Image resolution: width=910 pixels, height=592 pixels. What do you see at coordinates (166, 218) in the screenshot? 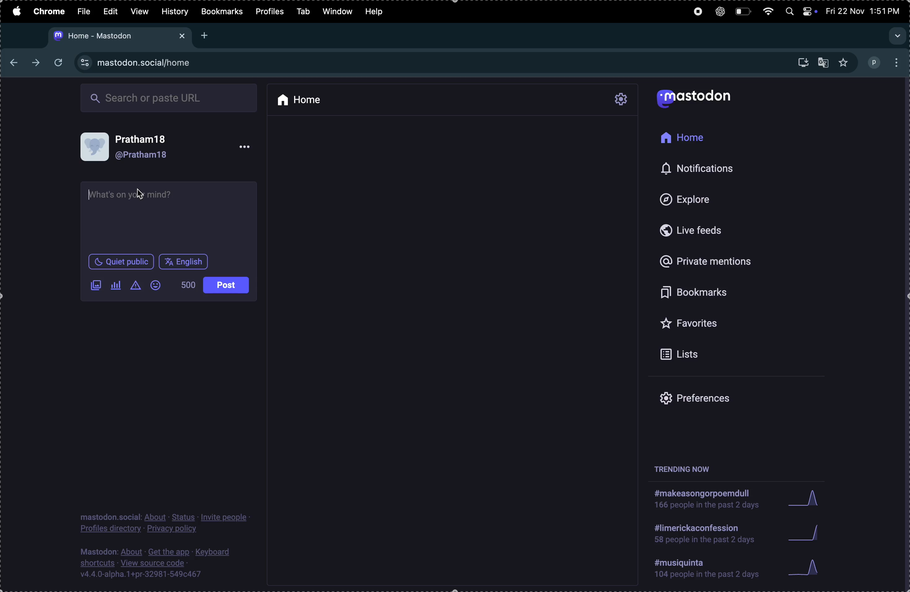
I see `text box` at bounding box center [166, 218].